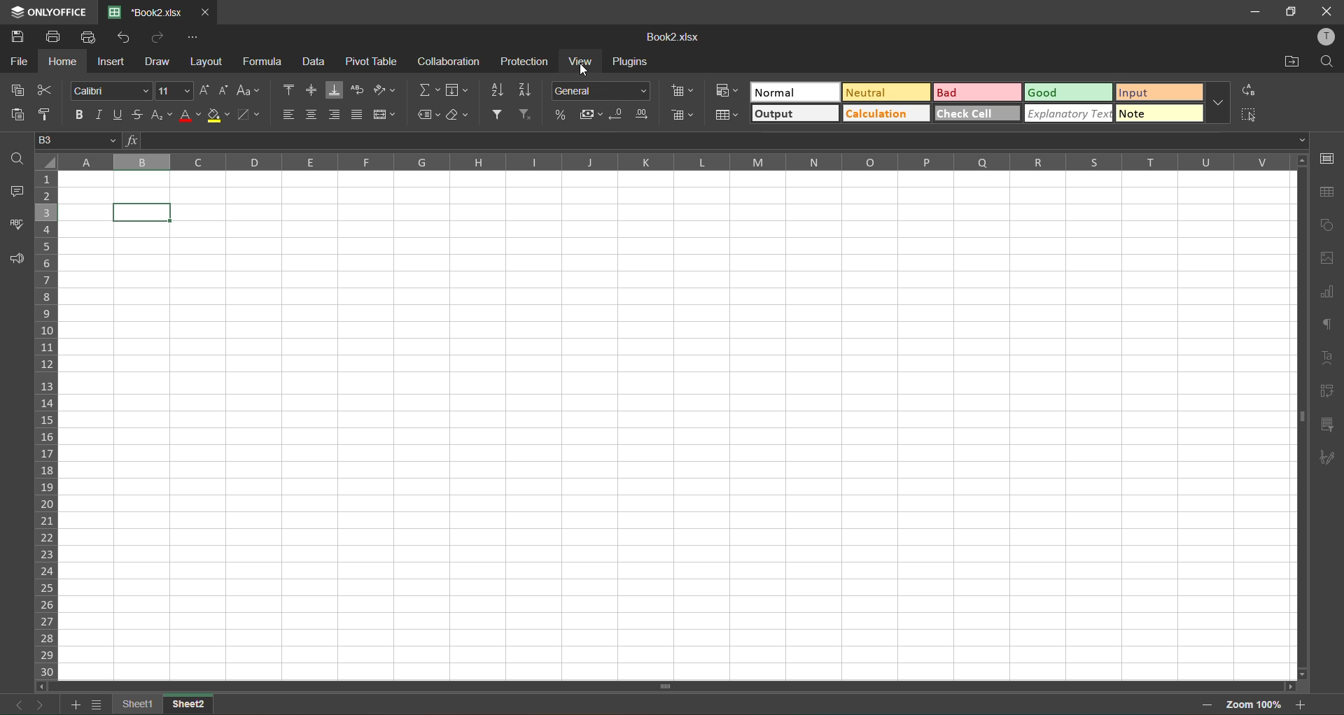  I want to click on slicer, so click(1326, 426).